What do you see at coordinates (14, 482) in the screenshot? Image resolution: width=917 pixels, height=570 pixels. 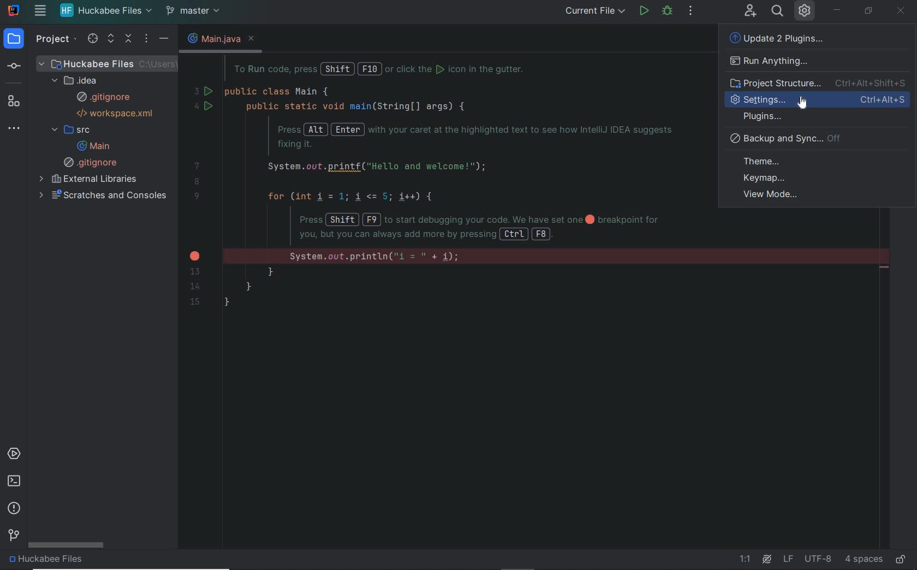 I see `terminal` at bounding box center [14, 482].